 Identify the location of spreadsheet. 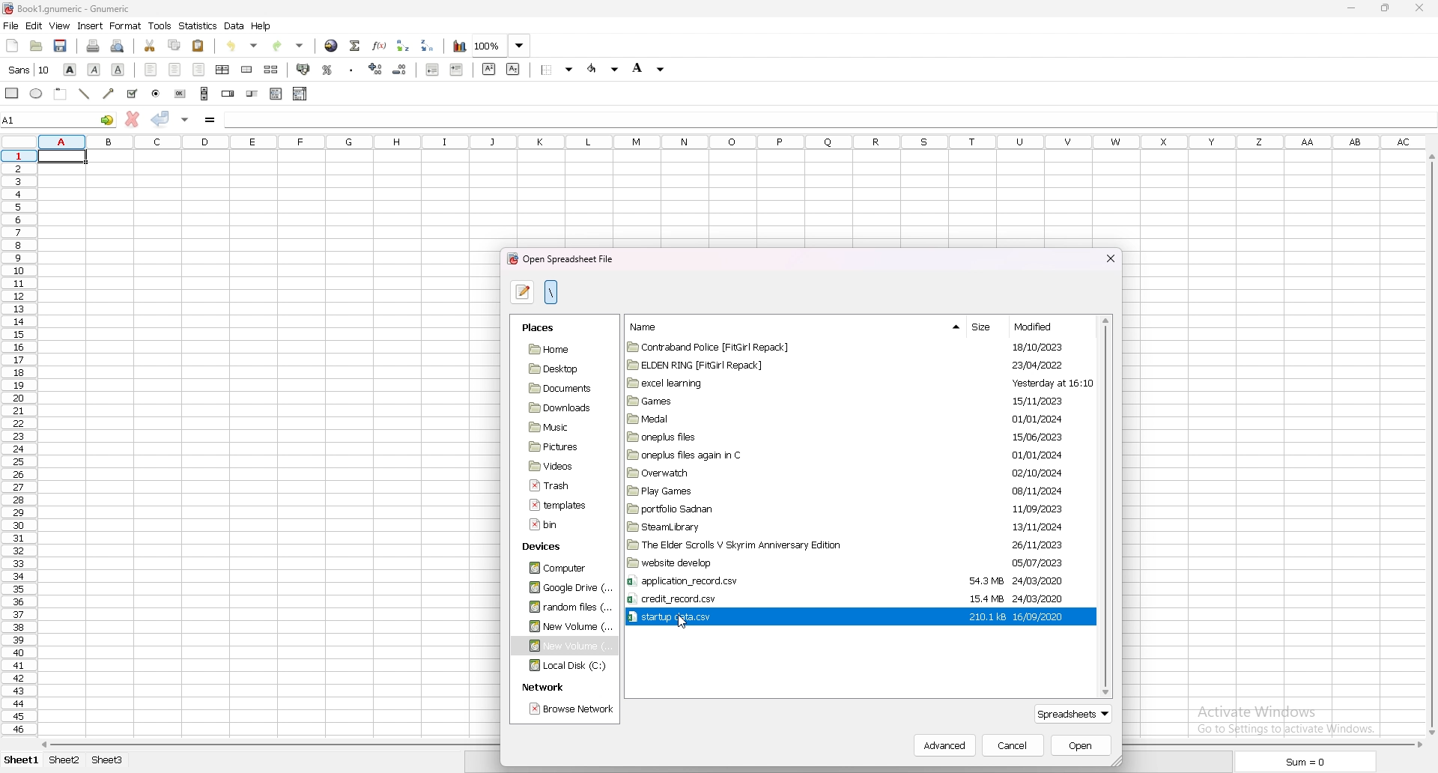
(1076, 715).